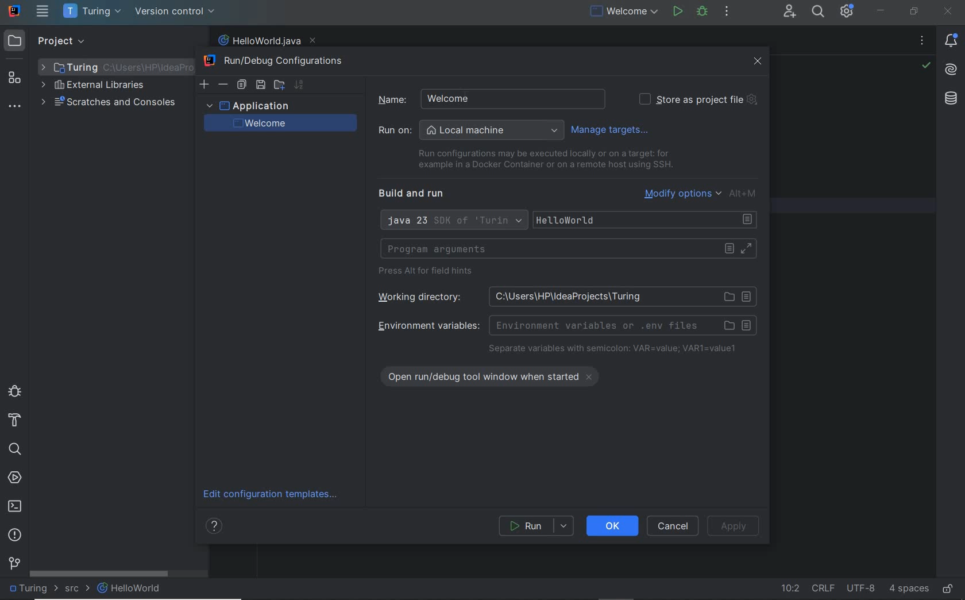 Image resolution: width=965 pixels, height=600 pixels. Describe the element at coordinates (612, 525) in the screenshot. I see `OK` at that location.